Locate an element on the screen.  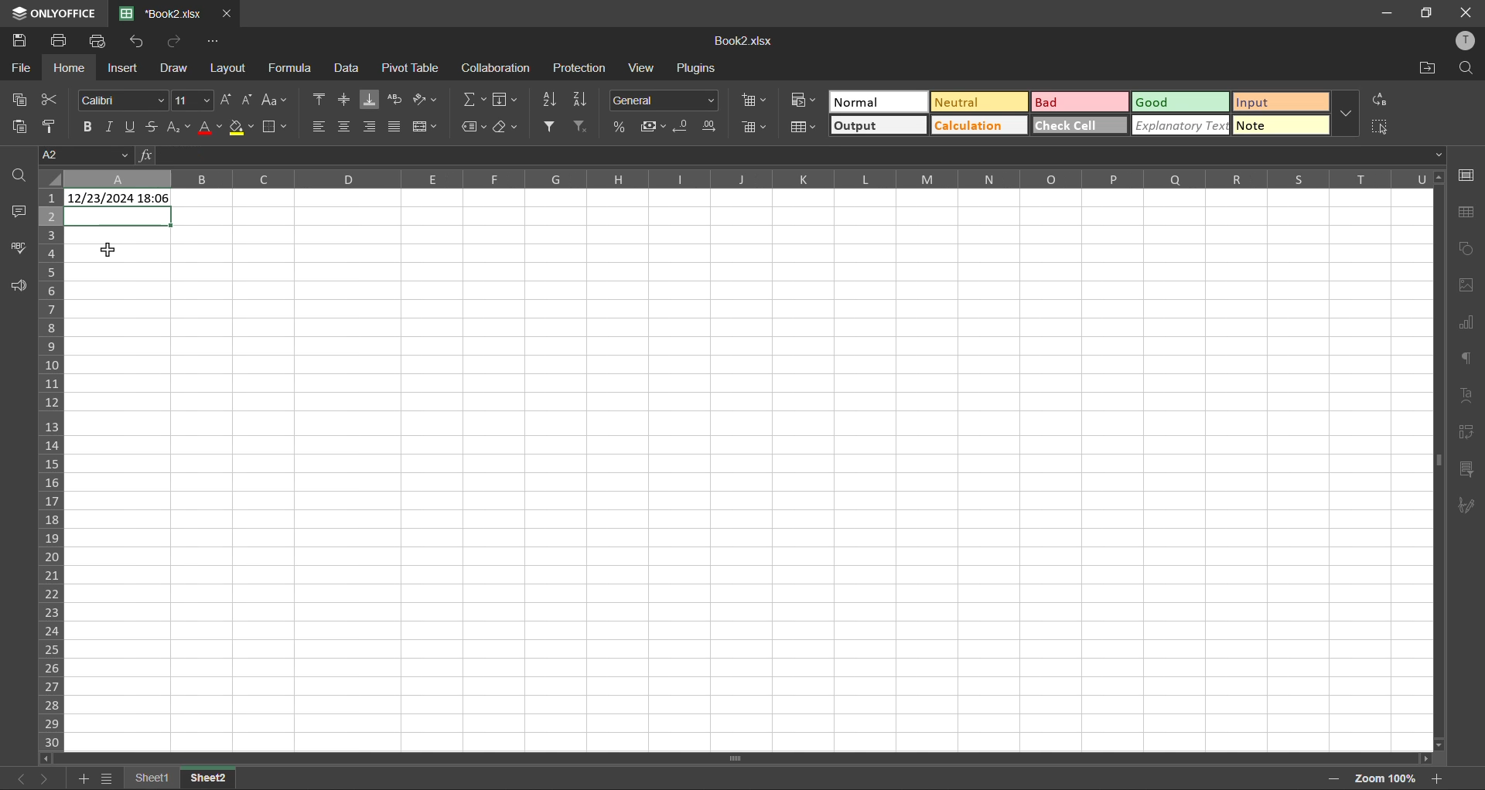
view is located at coordinates (642, 68).